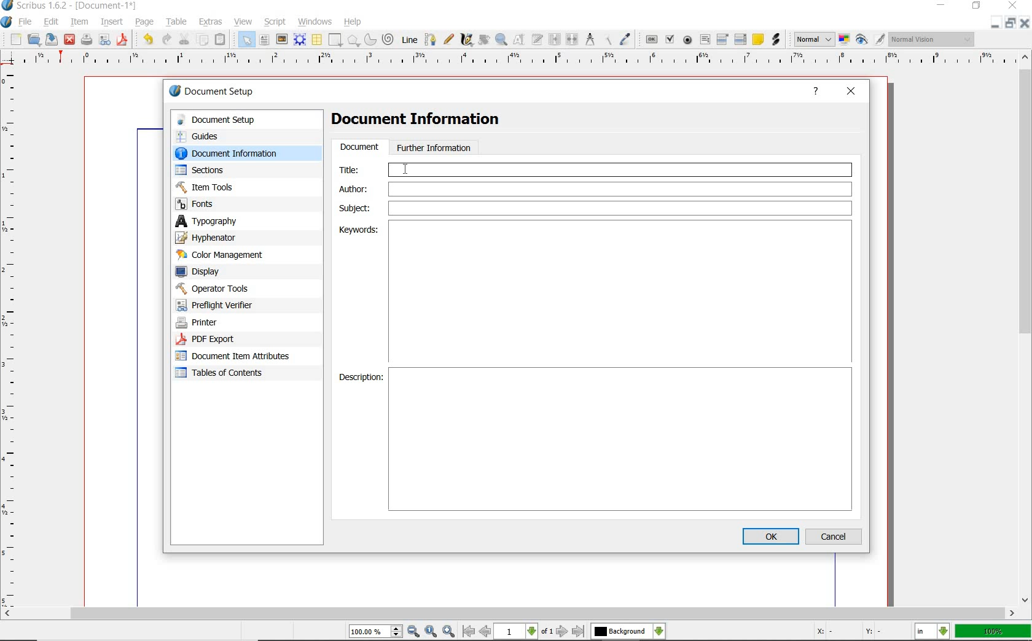  Describe the element at coordinates (1026, 21) in the screenshot. I see `close` at that location.